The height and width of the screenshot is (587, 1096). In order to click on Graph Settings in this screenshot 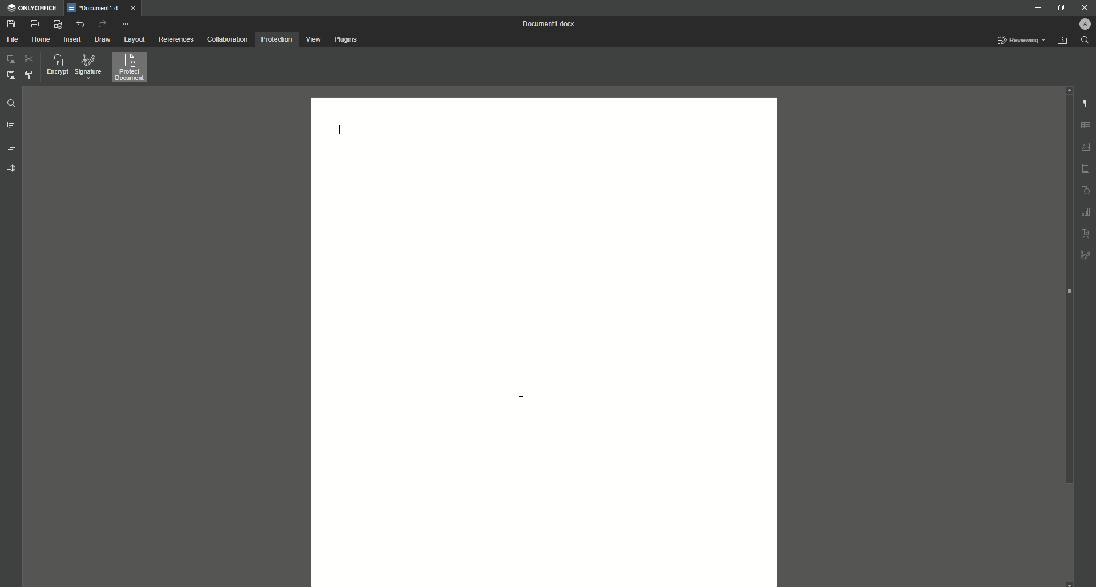, I will do `click(1086, 212)`.